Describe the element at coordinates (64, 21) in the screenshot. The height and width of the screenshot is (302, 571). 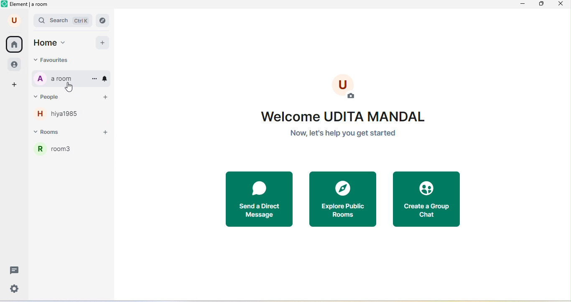
I see `search` at that location.